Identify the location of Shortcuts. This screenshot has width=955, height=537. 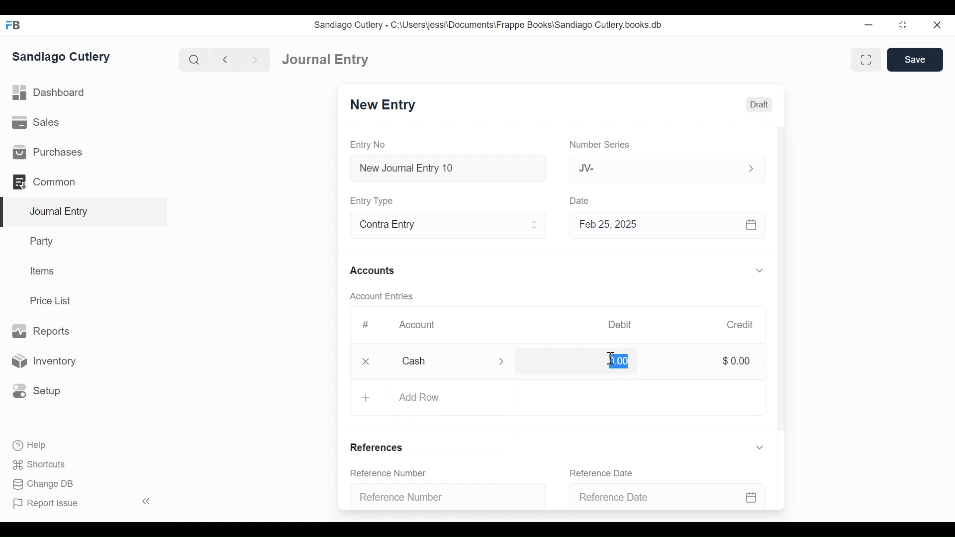
(36, 464).